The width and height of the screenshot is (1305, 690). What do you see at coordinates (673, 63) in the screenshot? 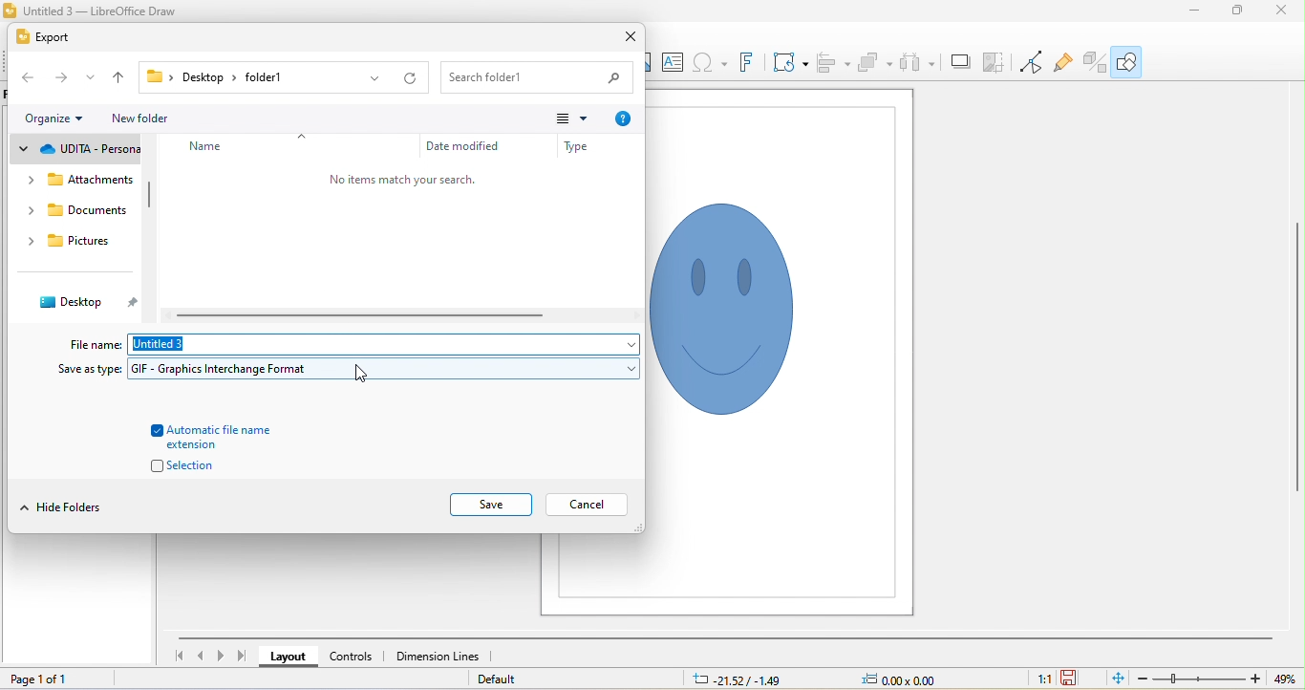
I see `textbox` at bounding box center [673, 63].